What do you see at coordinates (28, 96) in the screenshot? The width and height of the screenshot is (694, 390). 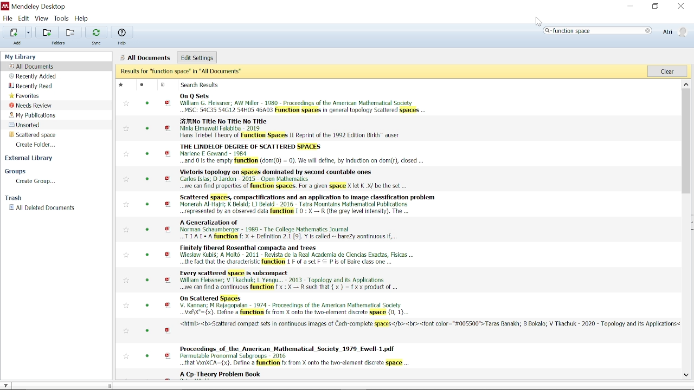 I see `Favorites` at bounding box center [28, 96].